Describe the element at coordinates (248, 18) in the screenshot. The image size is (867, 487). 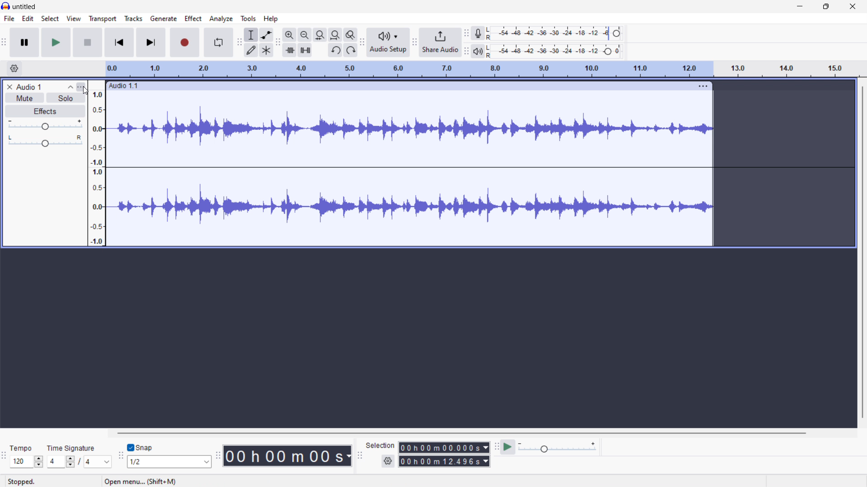
I see `tools` at that location.